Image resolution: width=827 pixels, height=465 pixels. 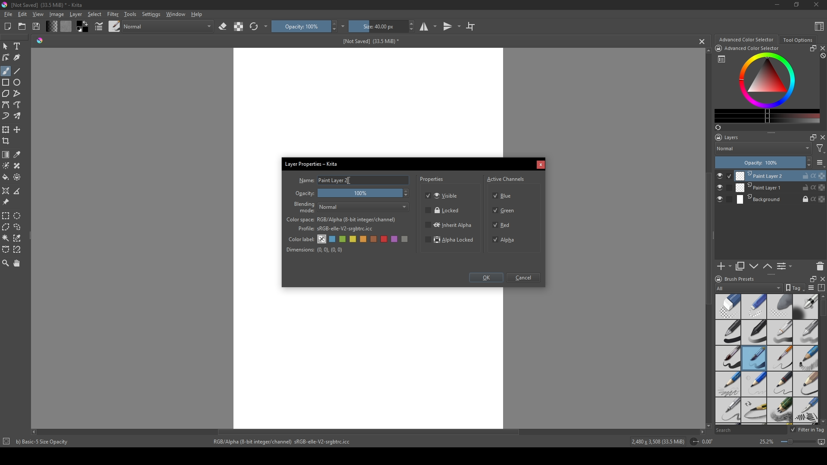 What do you see at coordinates (753, 384) in the screenshot?
I see `pencil` at bounding box center [753, 384].